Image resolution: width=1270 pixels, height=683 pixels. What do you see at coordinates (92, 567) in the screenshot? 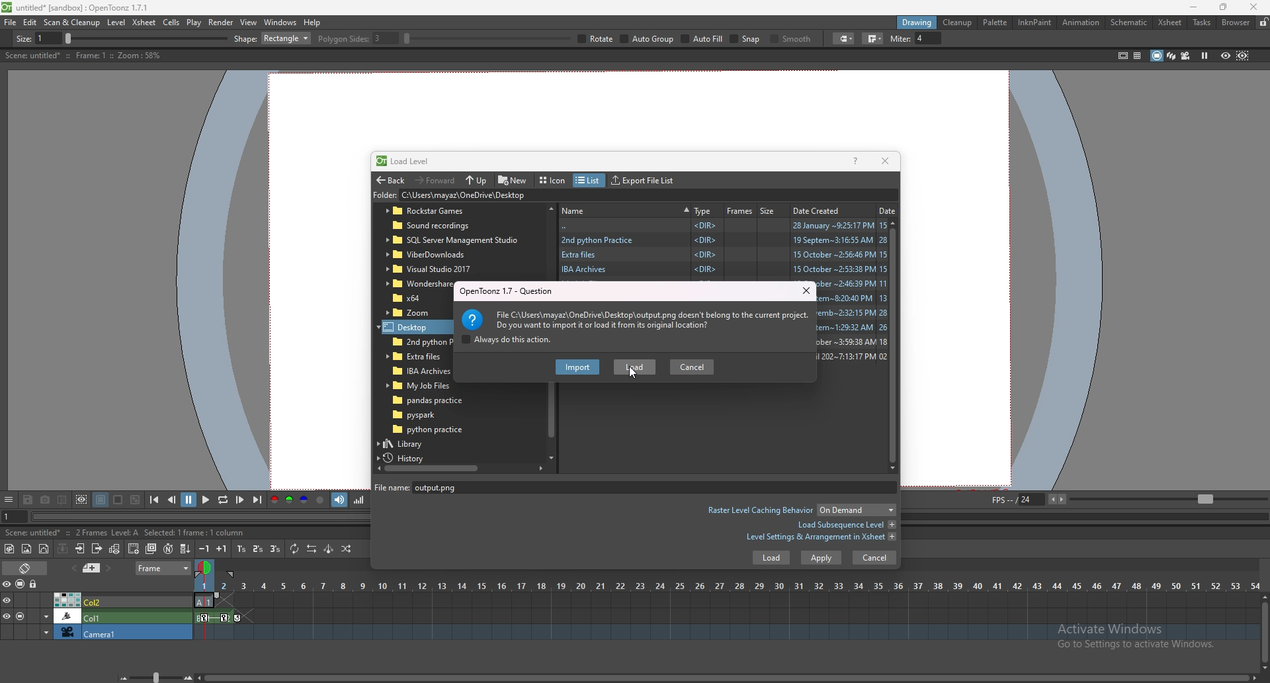
I see `add memo` at bounding box center [92, 567].